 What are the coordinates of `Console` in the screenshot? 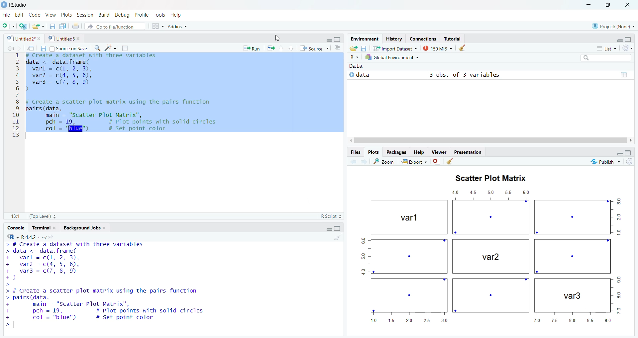 It's located at (17, 226).